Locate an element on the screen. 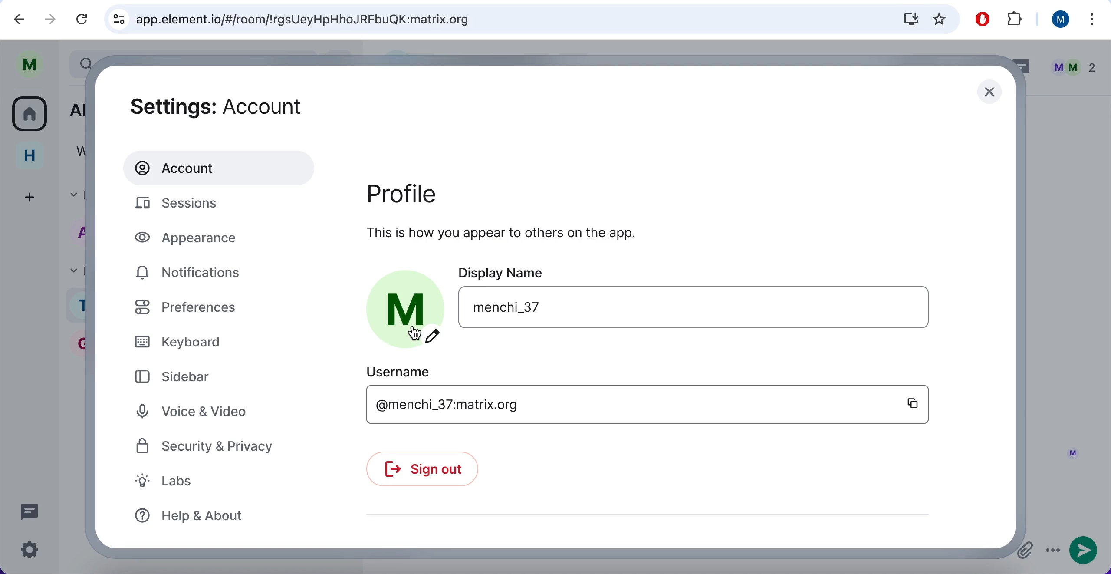 The height and width of the screenshot is (574, 1111). attachments is located at coordinates (1025, 551).